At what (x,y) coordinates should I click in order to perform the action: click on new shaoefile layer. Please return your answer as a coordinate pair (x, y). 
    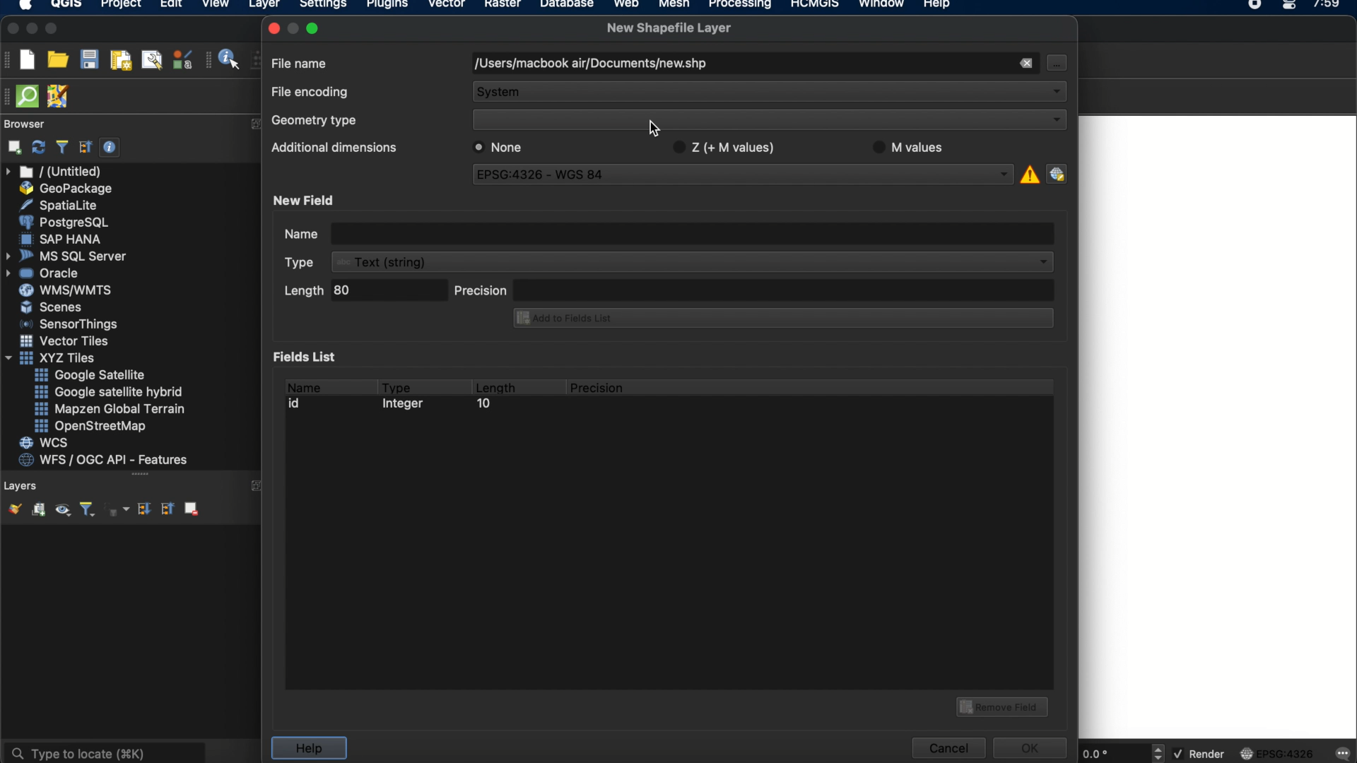
    Looking at the image, I should click on (669, 28).